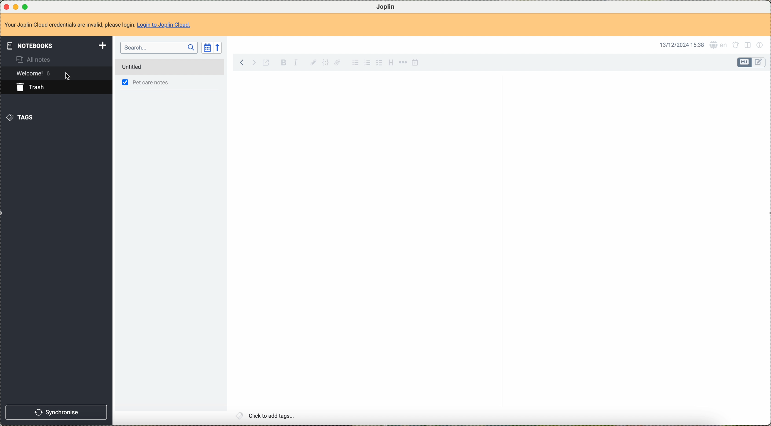 The image size is (771, 426). What do you see at coordinates (244, 62) in the screenshot?
I see `back` at bounding box center [244, 62].